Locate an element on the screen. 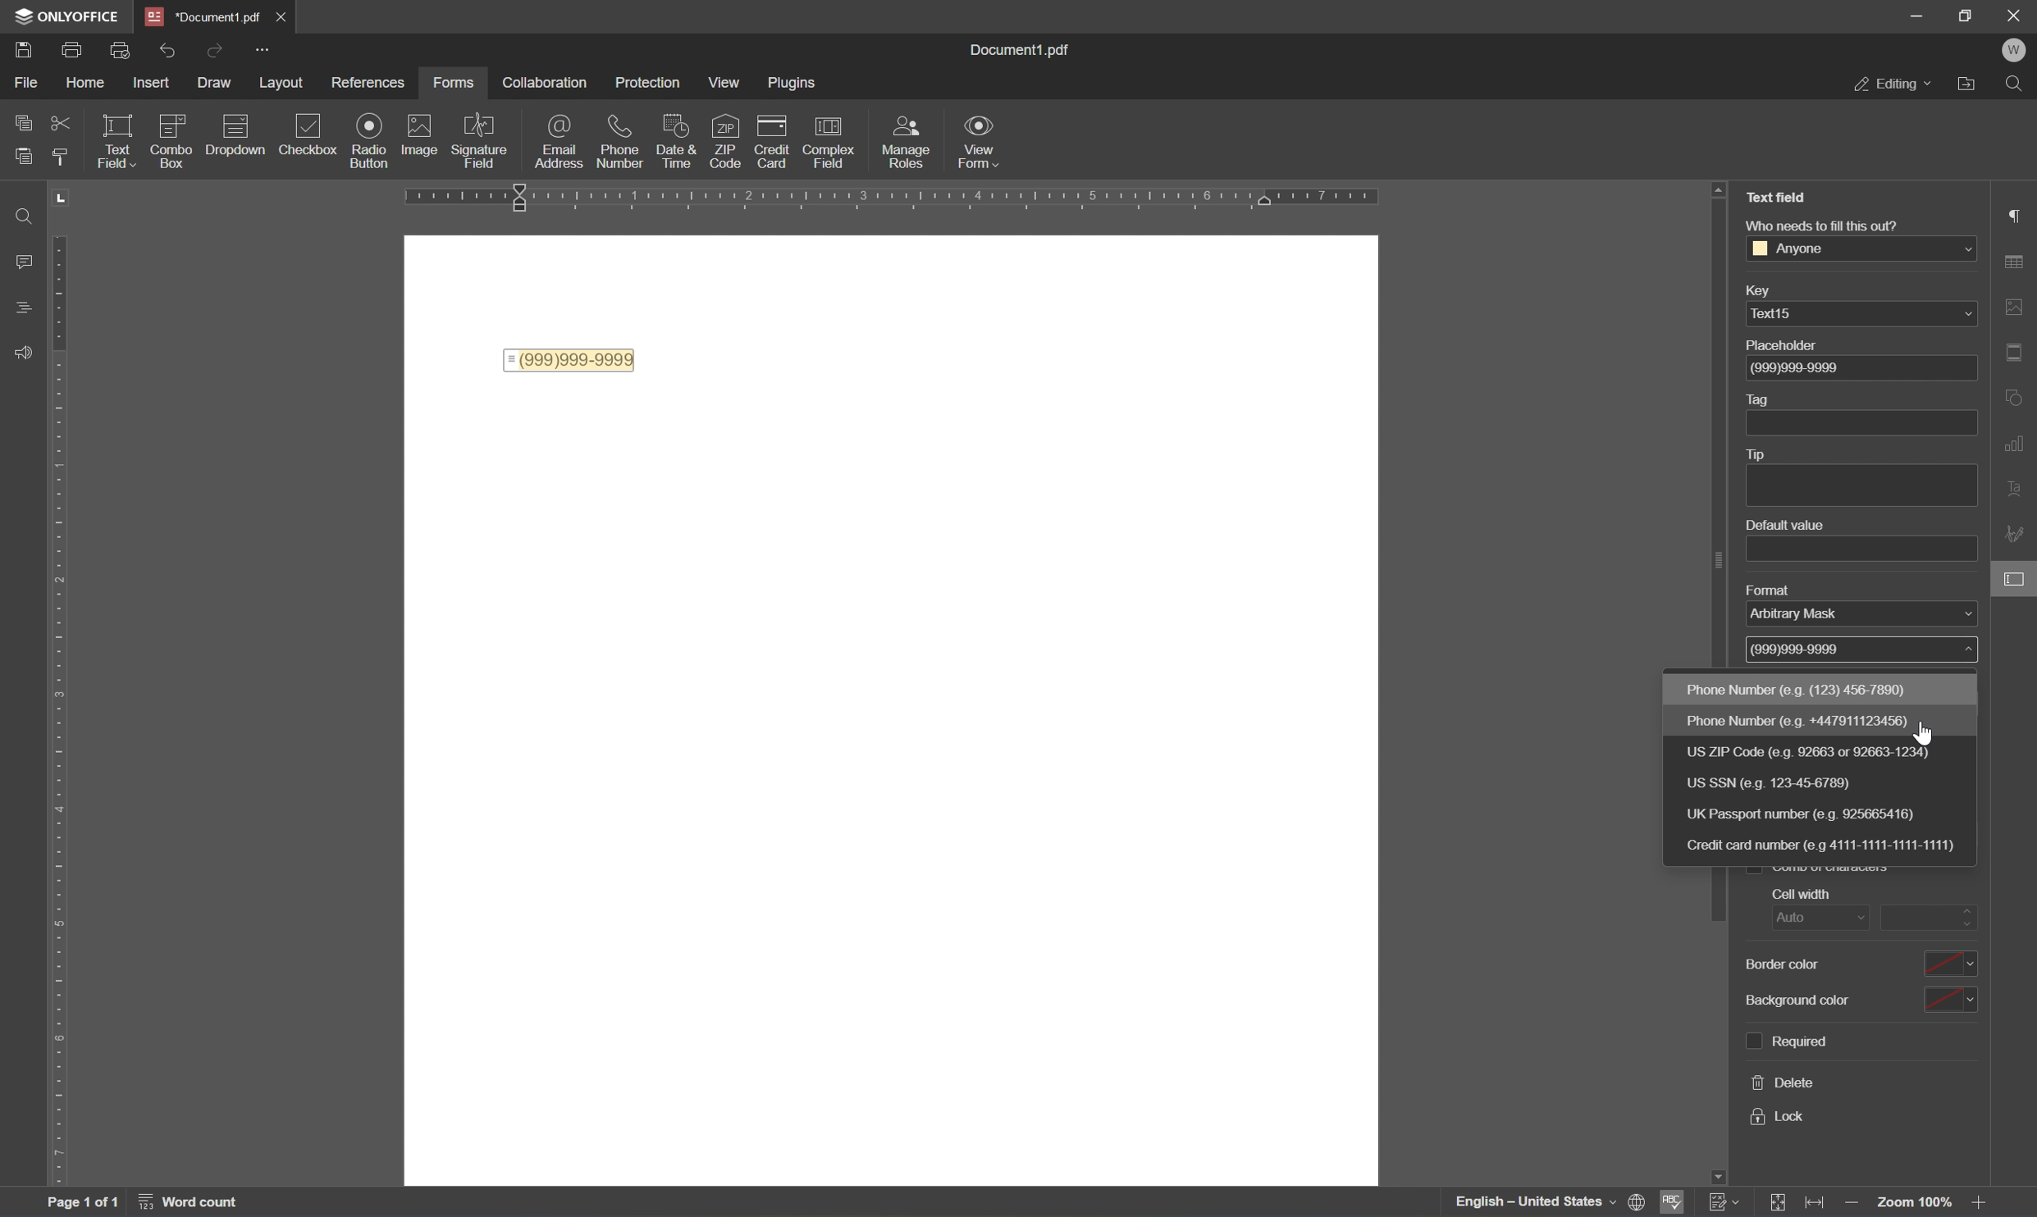 The height and width of the screenshot is (1217, 2037). US ZIP code is located at coordinates (1809, 752).